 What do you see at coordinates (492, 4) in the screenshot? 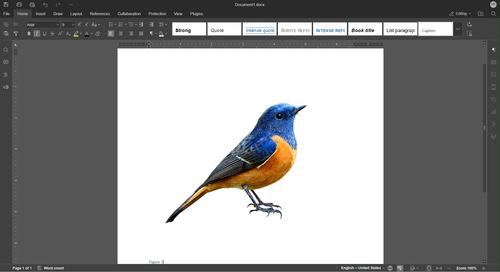
I see `Account` at bounding box center [492, 4].